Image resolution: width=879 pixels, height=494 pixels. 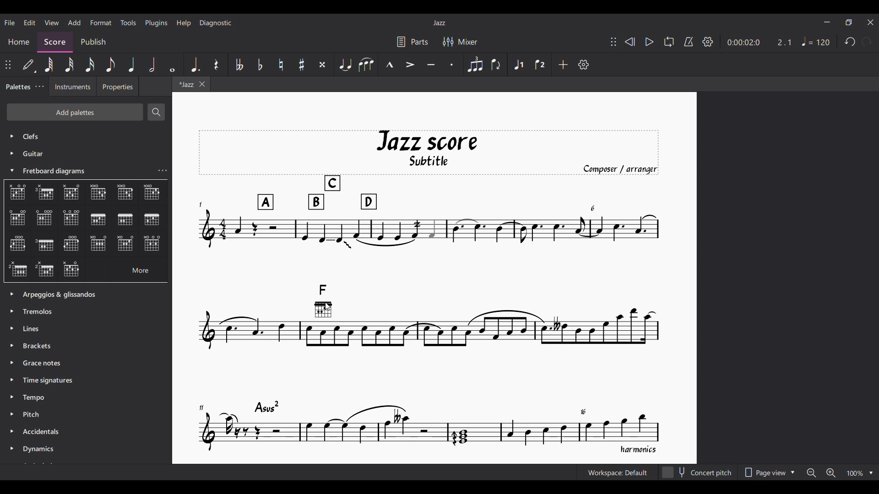 What do you see at coordinates (25, 154) in the screenshot?
I see `Guitar` at bounding box center [25, 154].